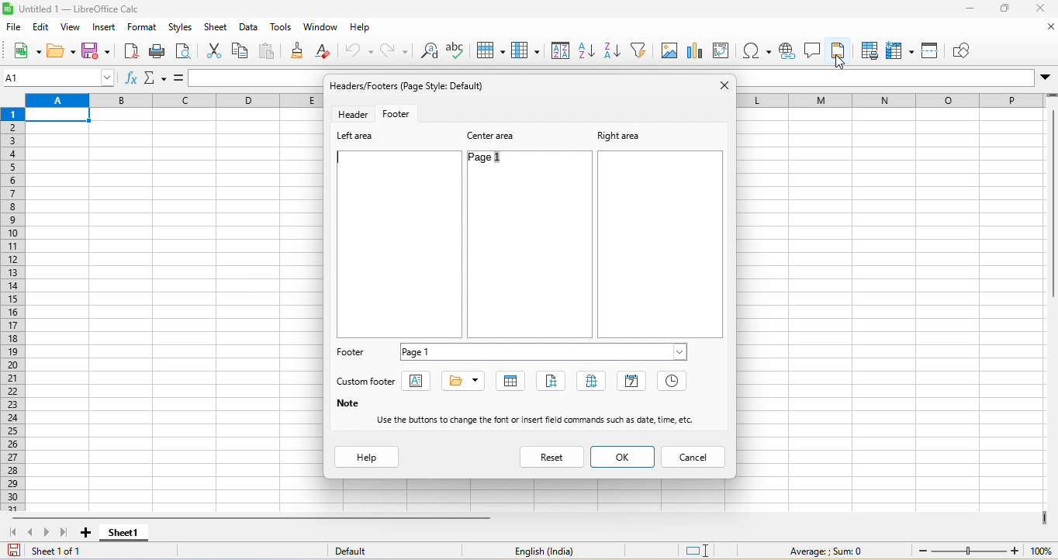 This screenshot has width=1058, height=560. Describe the element at coordinates (216, 29) in the screenshot. I see `sheet` at that location.